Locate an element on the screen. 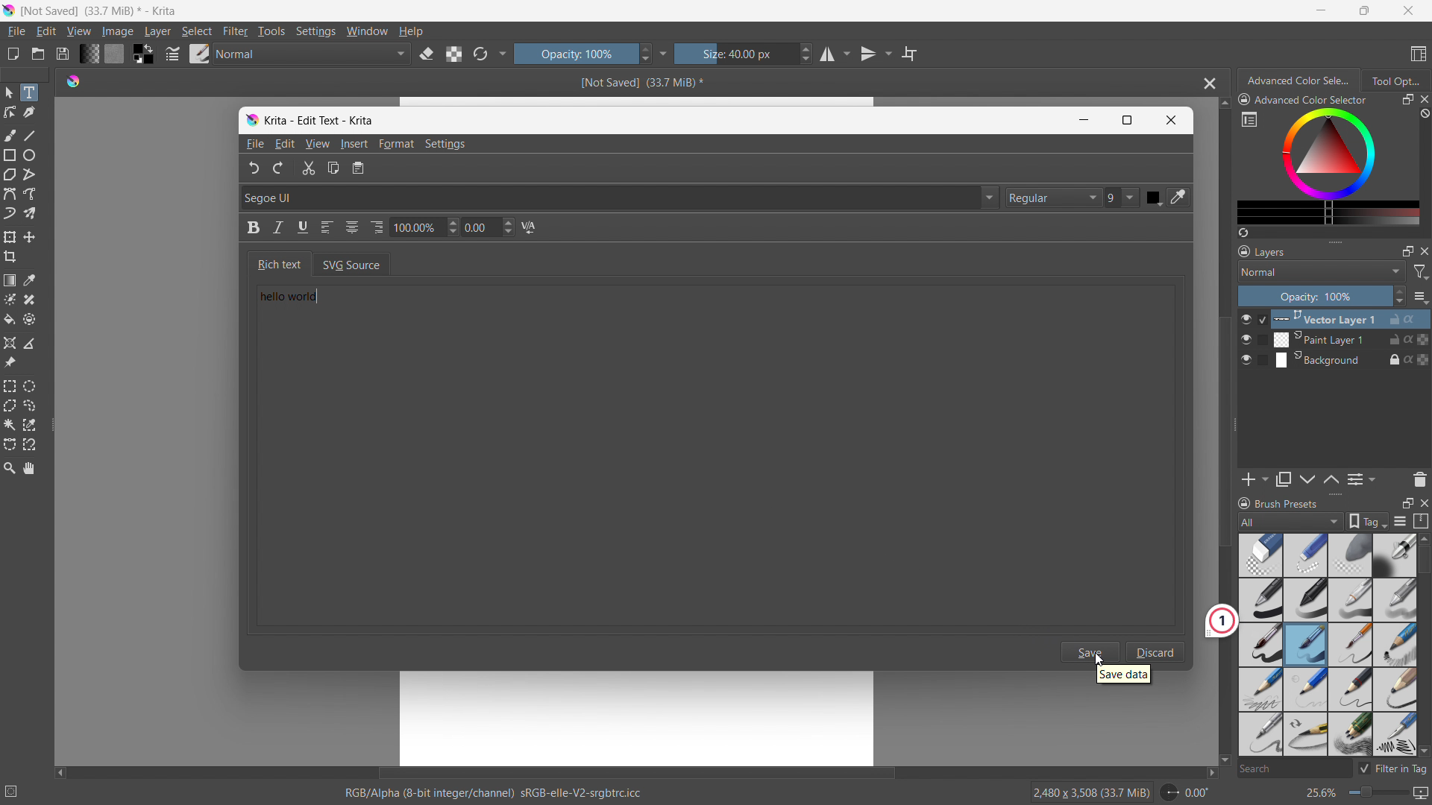  move layer down is located at coordinates (1331, 479).